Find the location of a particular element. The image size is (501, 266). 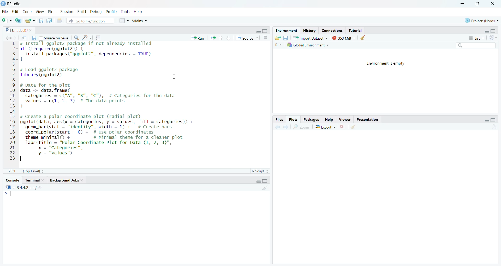

1234567891011121314151617181920212223 is located at coordinates (11, 101).